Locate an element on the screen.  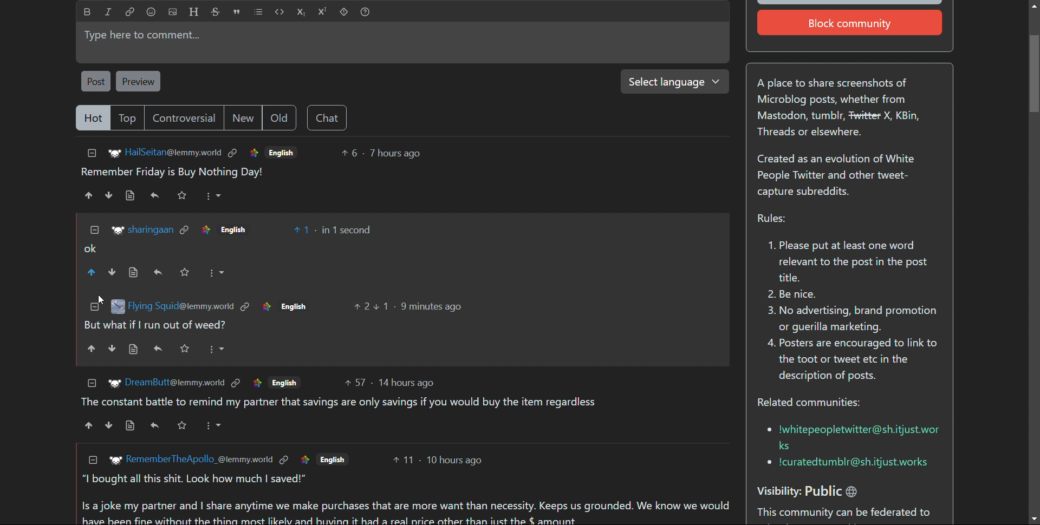
comment is located at coordinates (157, 326).